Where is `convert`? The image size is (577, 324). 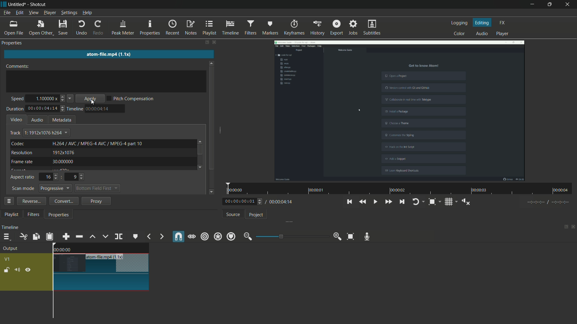
convert is located at coordinates (62, 201).